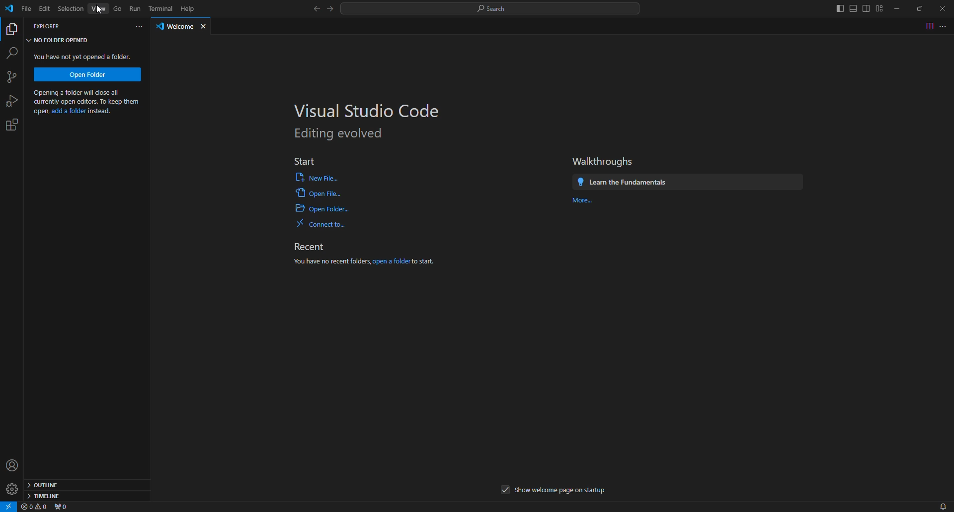 This screenshot has width=954, height=512. Describe the element at coordinates (42, 25) in the screenshot. I see `explorer` at that location.